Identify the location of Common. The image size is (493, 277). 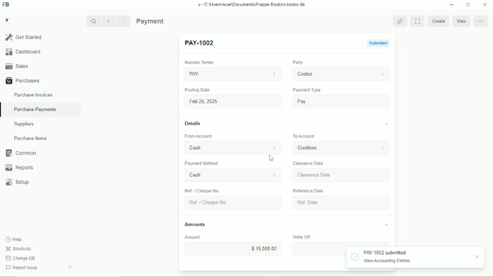
(40, 153).